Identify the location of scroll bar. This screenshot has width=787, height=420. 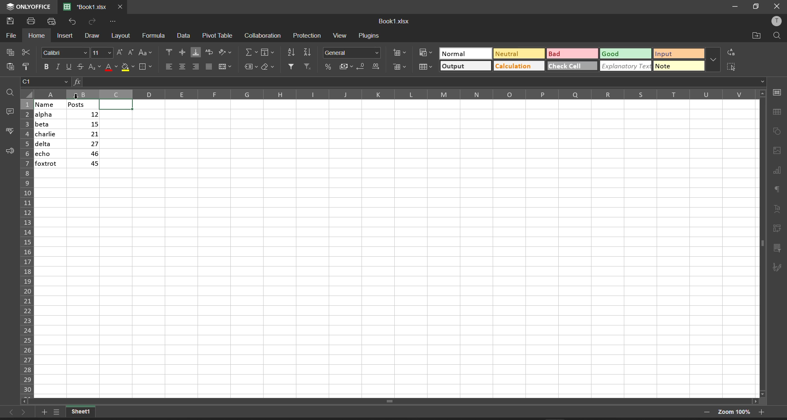
(394, 397).